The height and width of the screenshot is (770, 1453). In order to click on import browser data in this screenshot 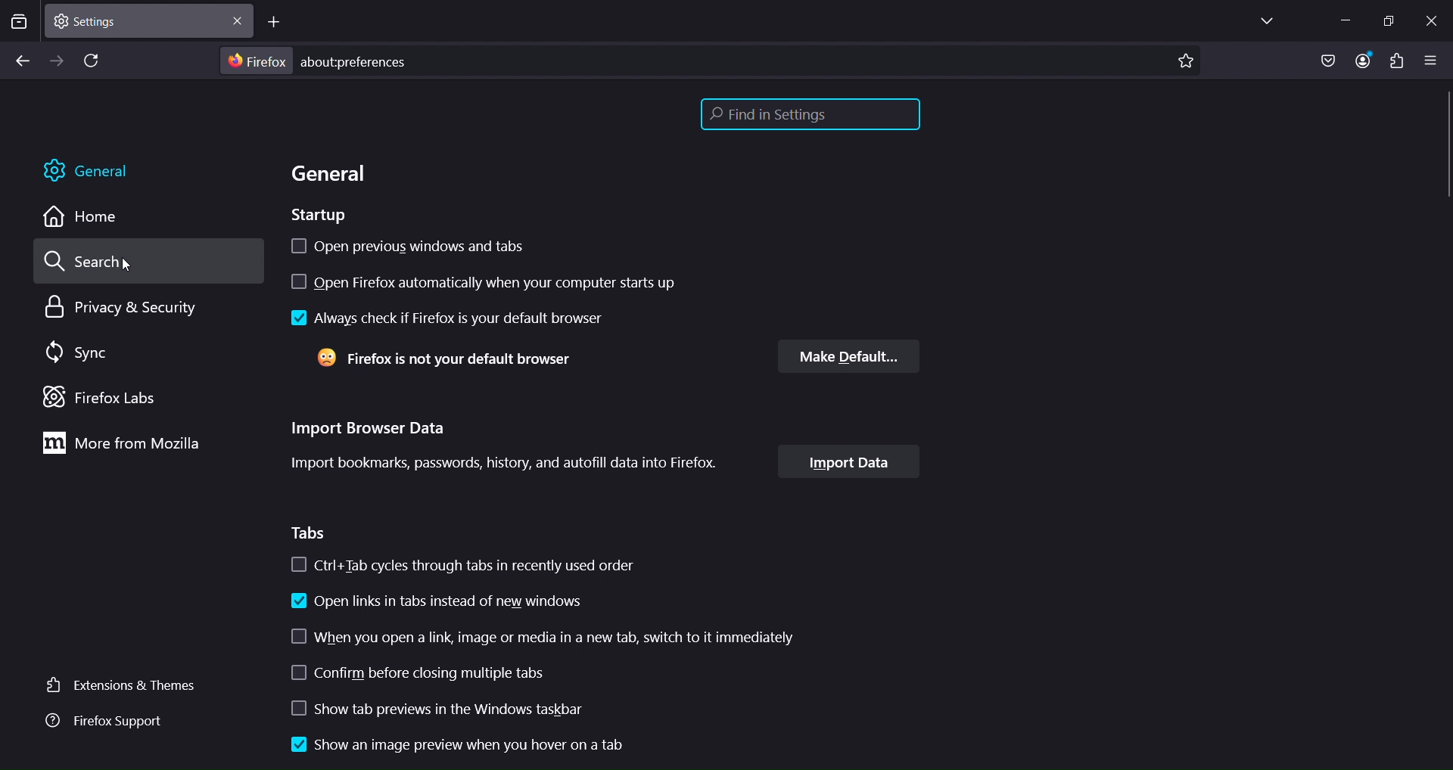, I will do `click(515, 446)`.